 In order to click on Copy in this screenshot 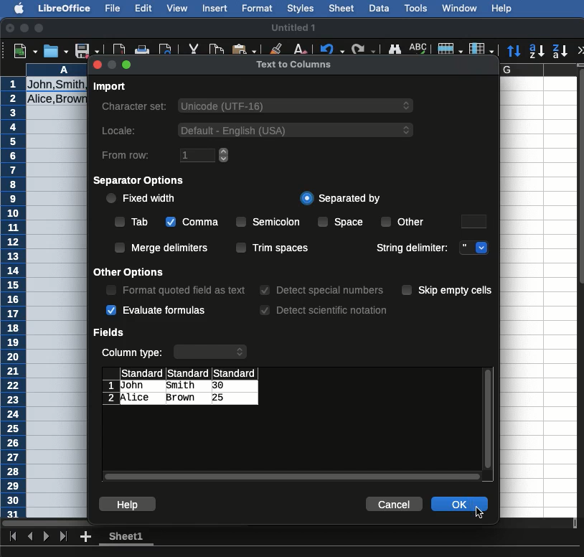, I will do `click(219, 50)`.